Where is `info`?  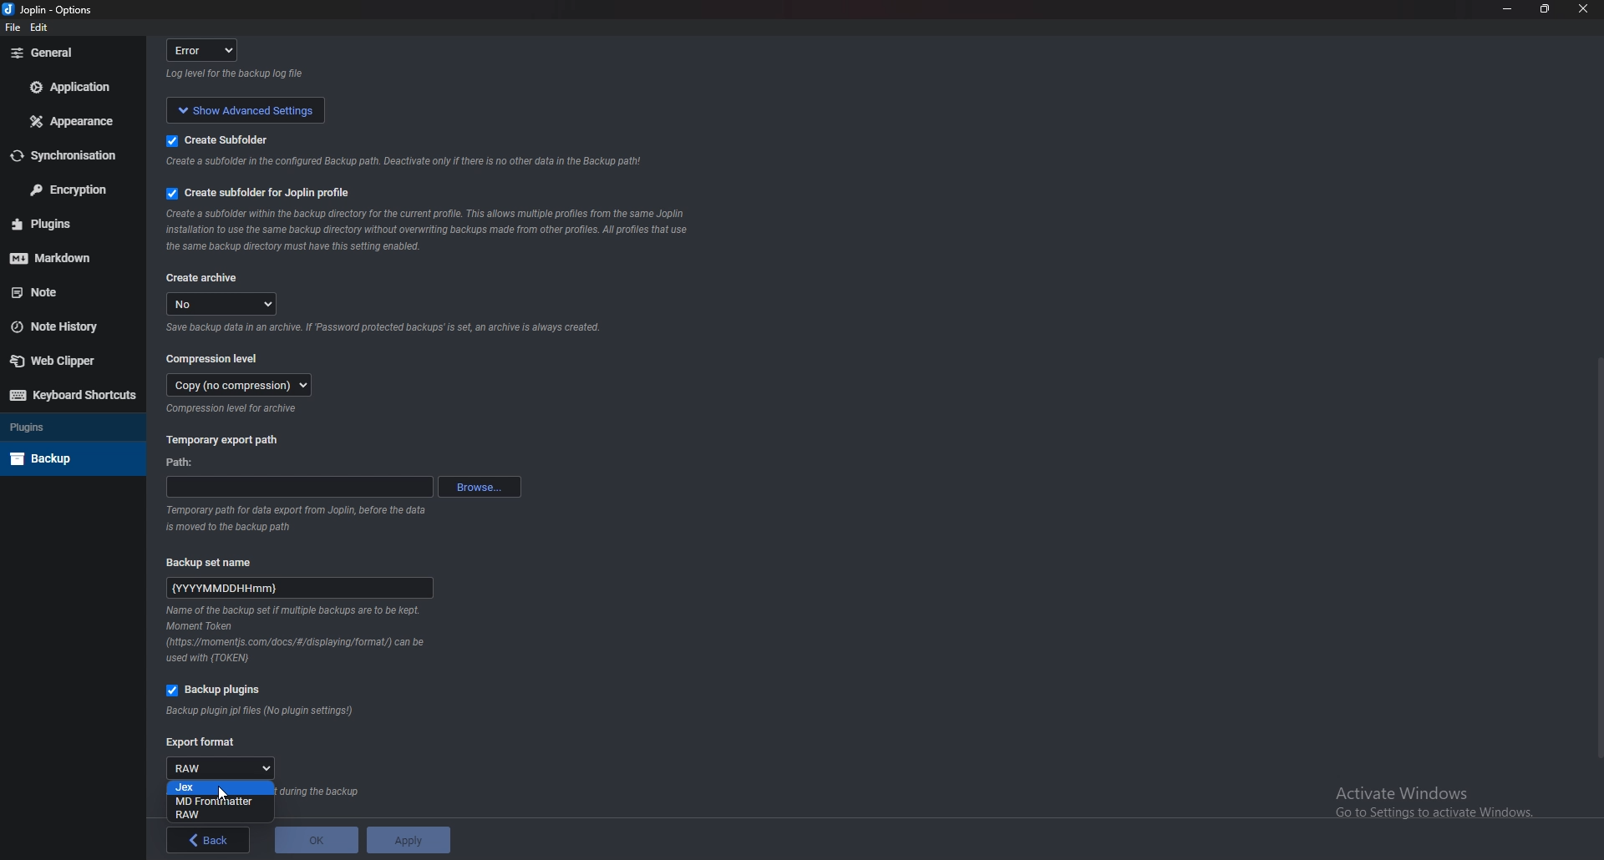
info is located at coordinates (302, 516).